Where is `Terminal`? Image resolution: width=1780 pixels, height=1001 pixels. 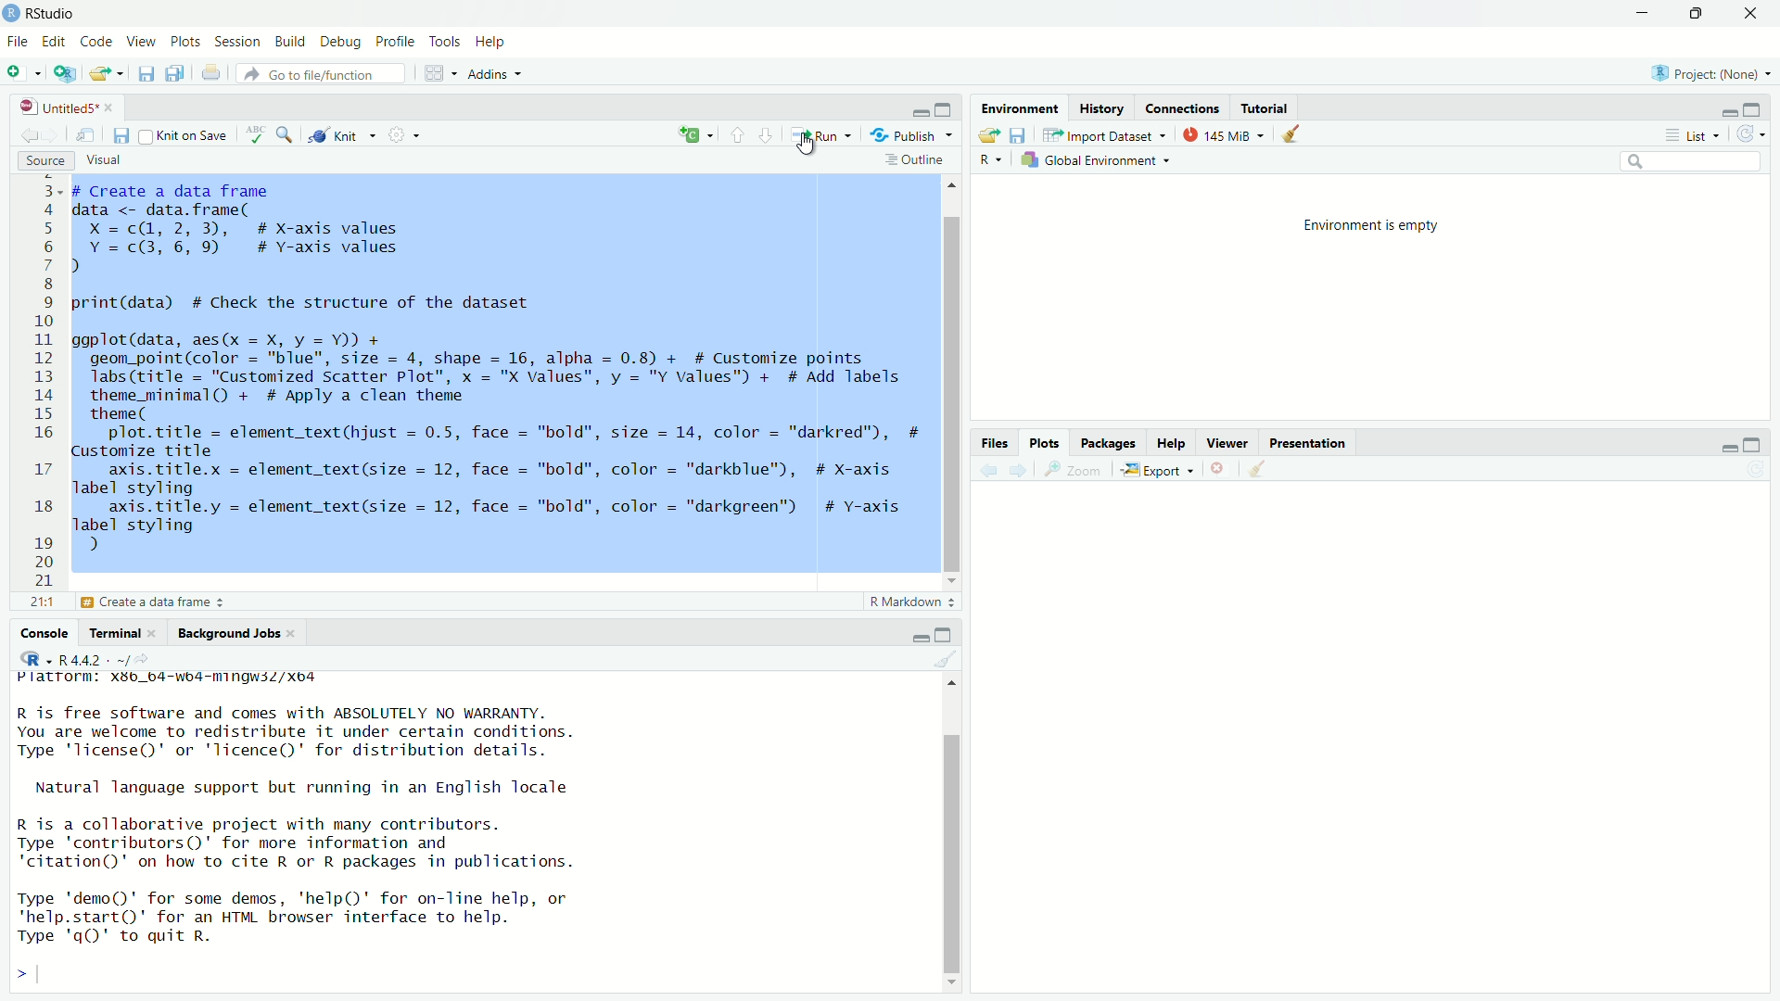 Terminal is located at coordinates (122, 633).